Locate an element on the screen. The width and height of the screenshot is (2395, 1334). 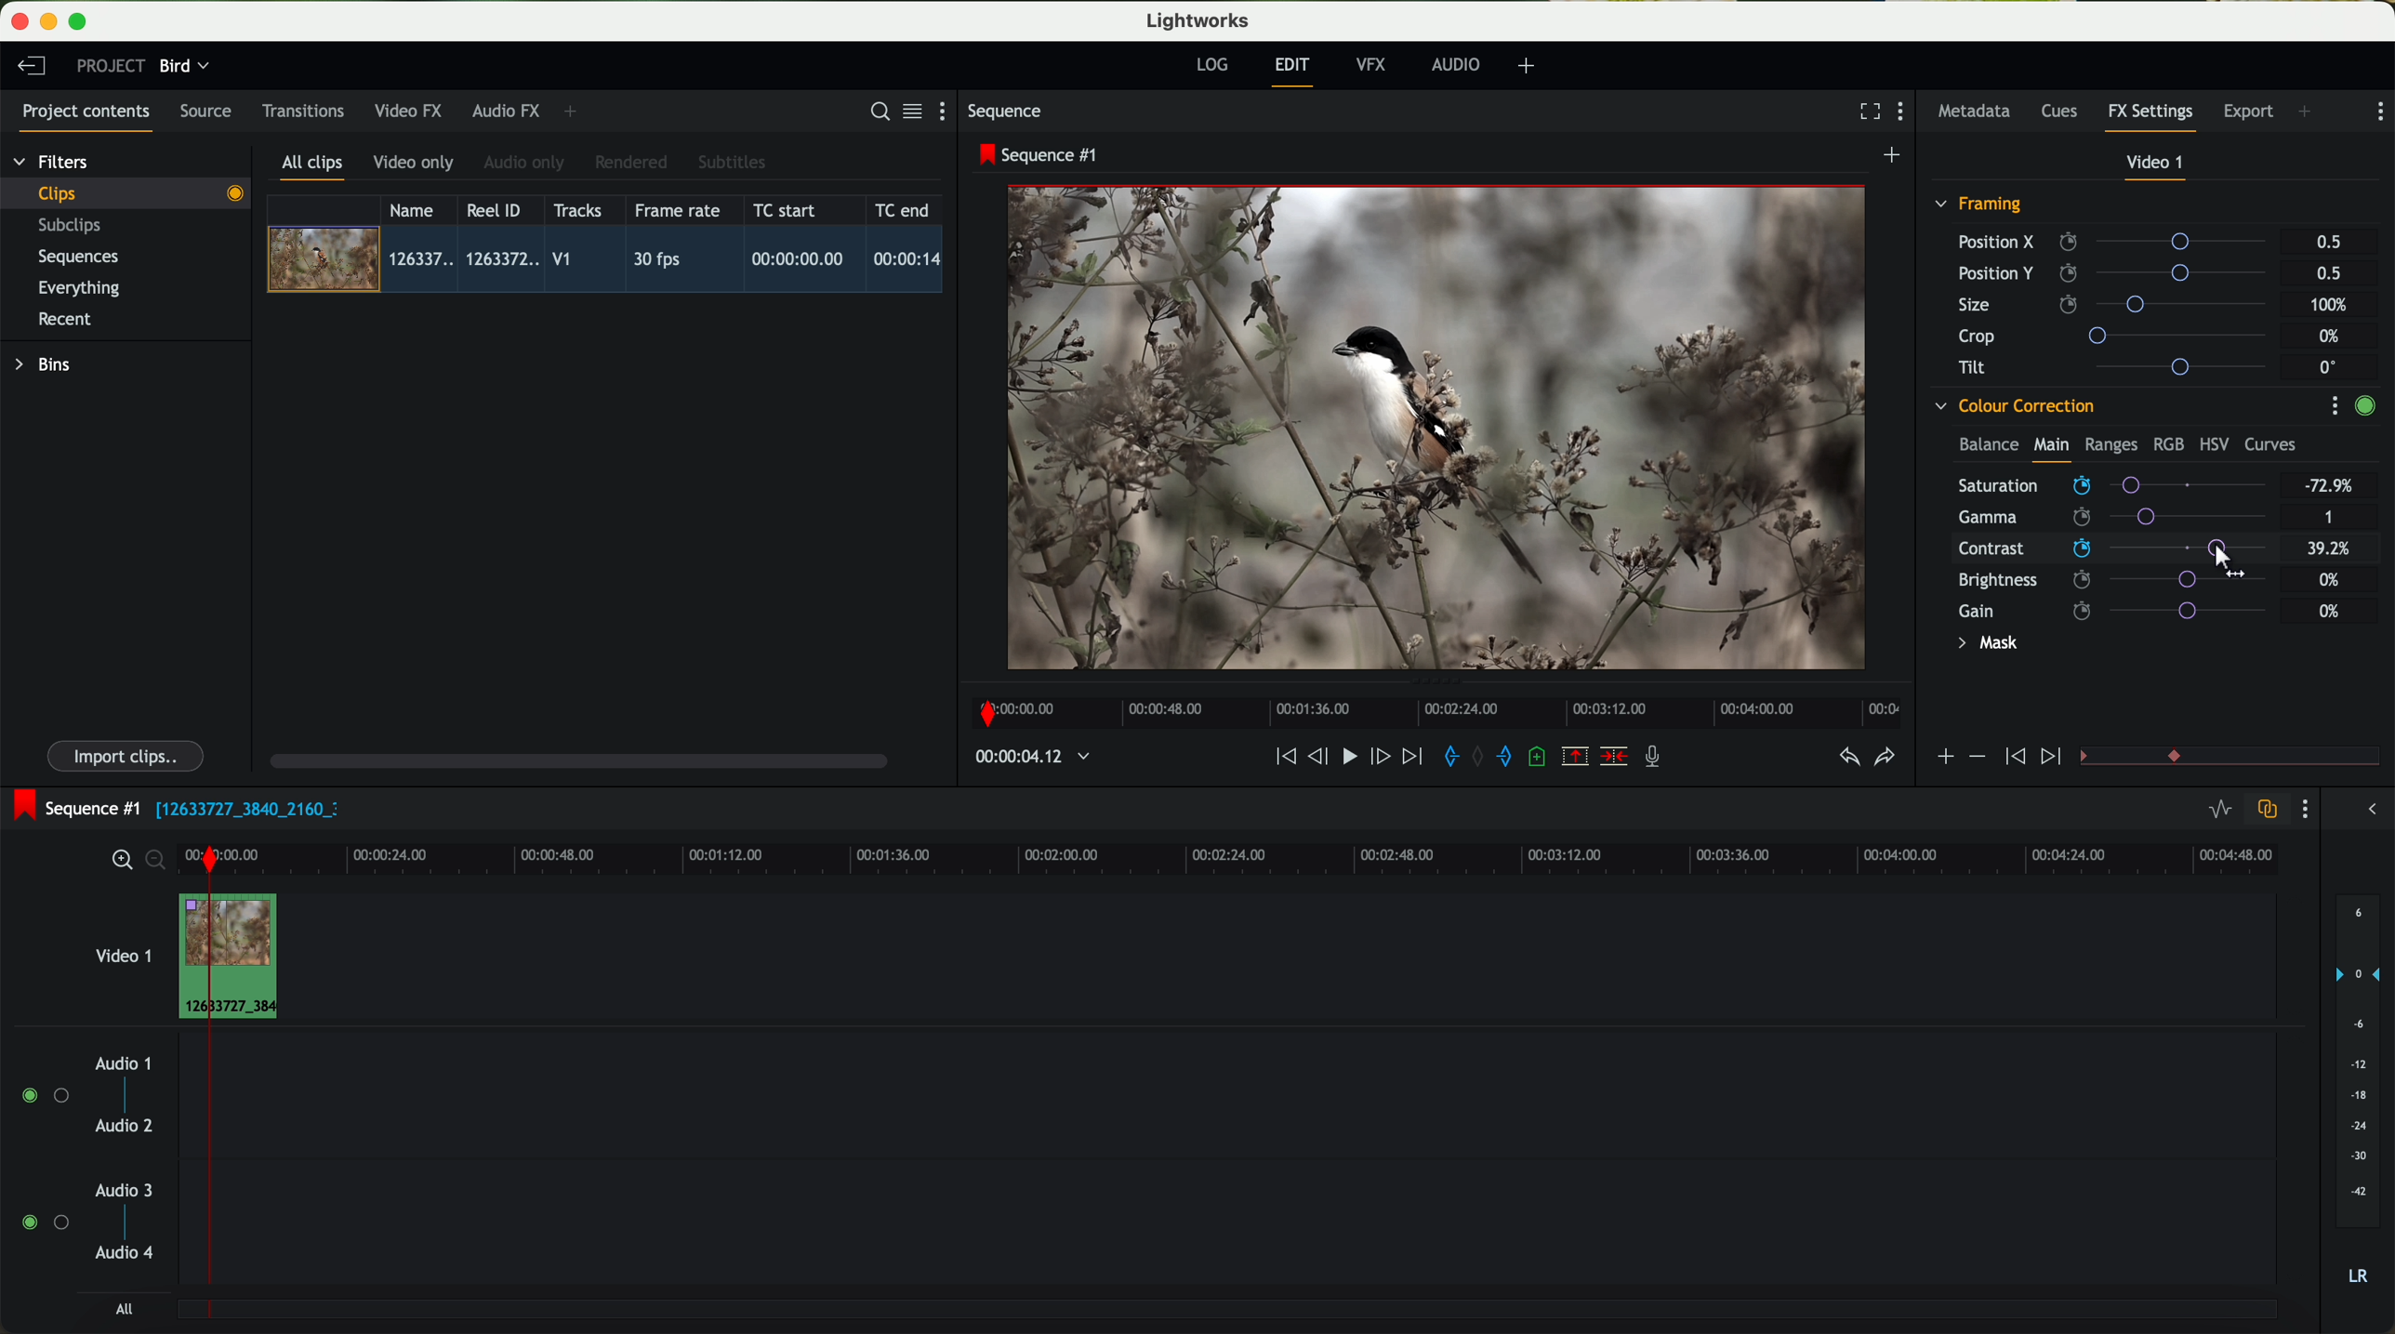
undo is located at coordinates (1847, 758).